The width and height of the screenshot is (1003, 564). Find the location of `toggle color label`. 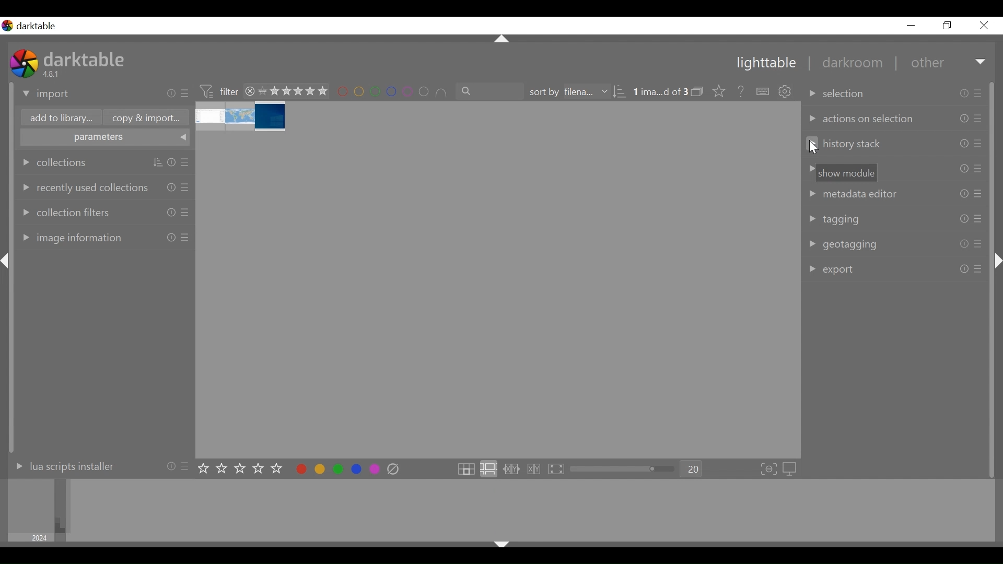

toggle color label is located at coordinates (335, 468).